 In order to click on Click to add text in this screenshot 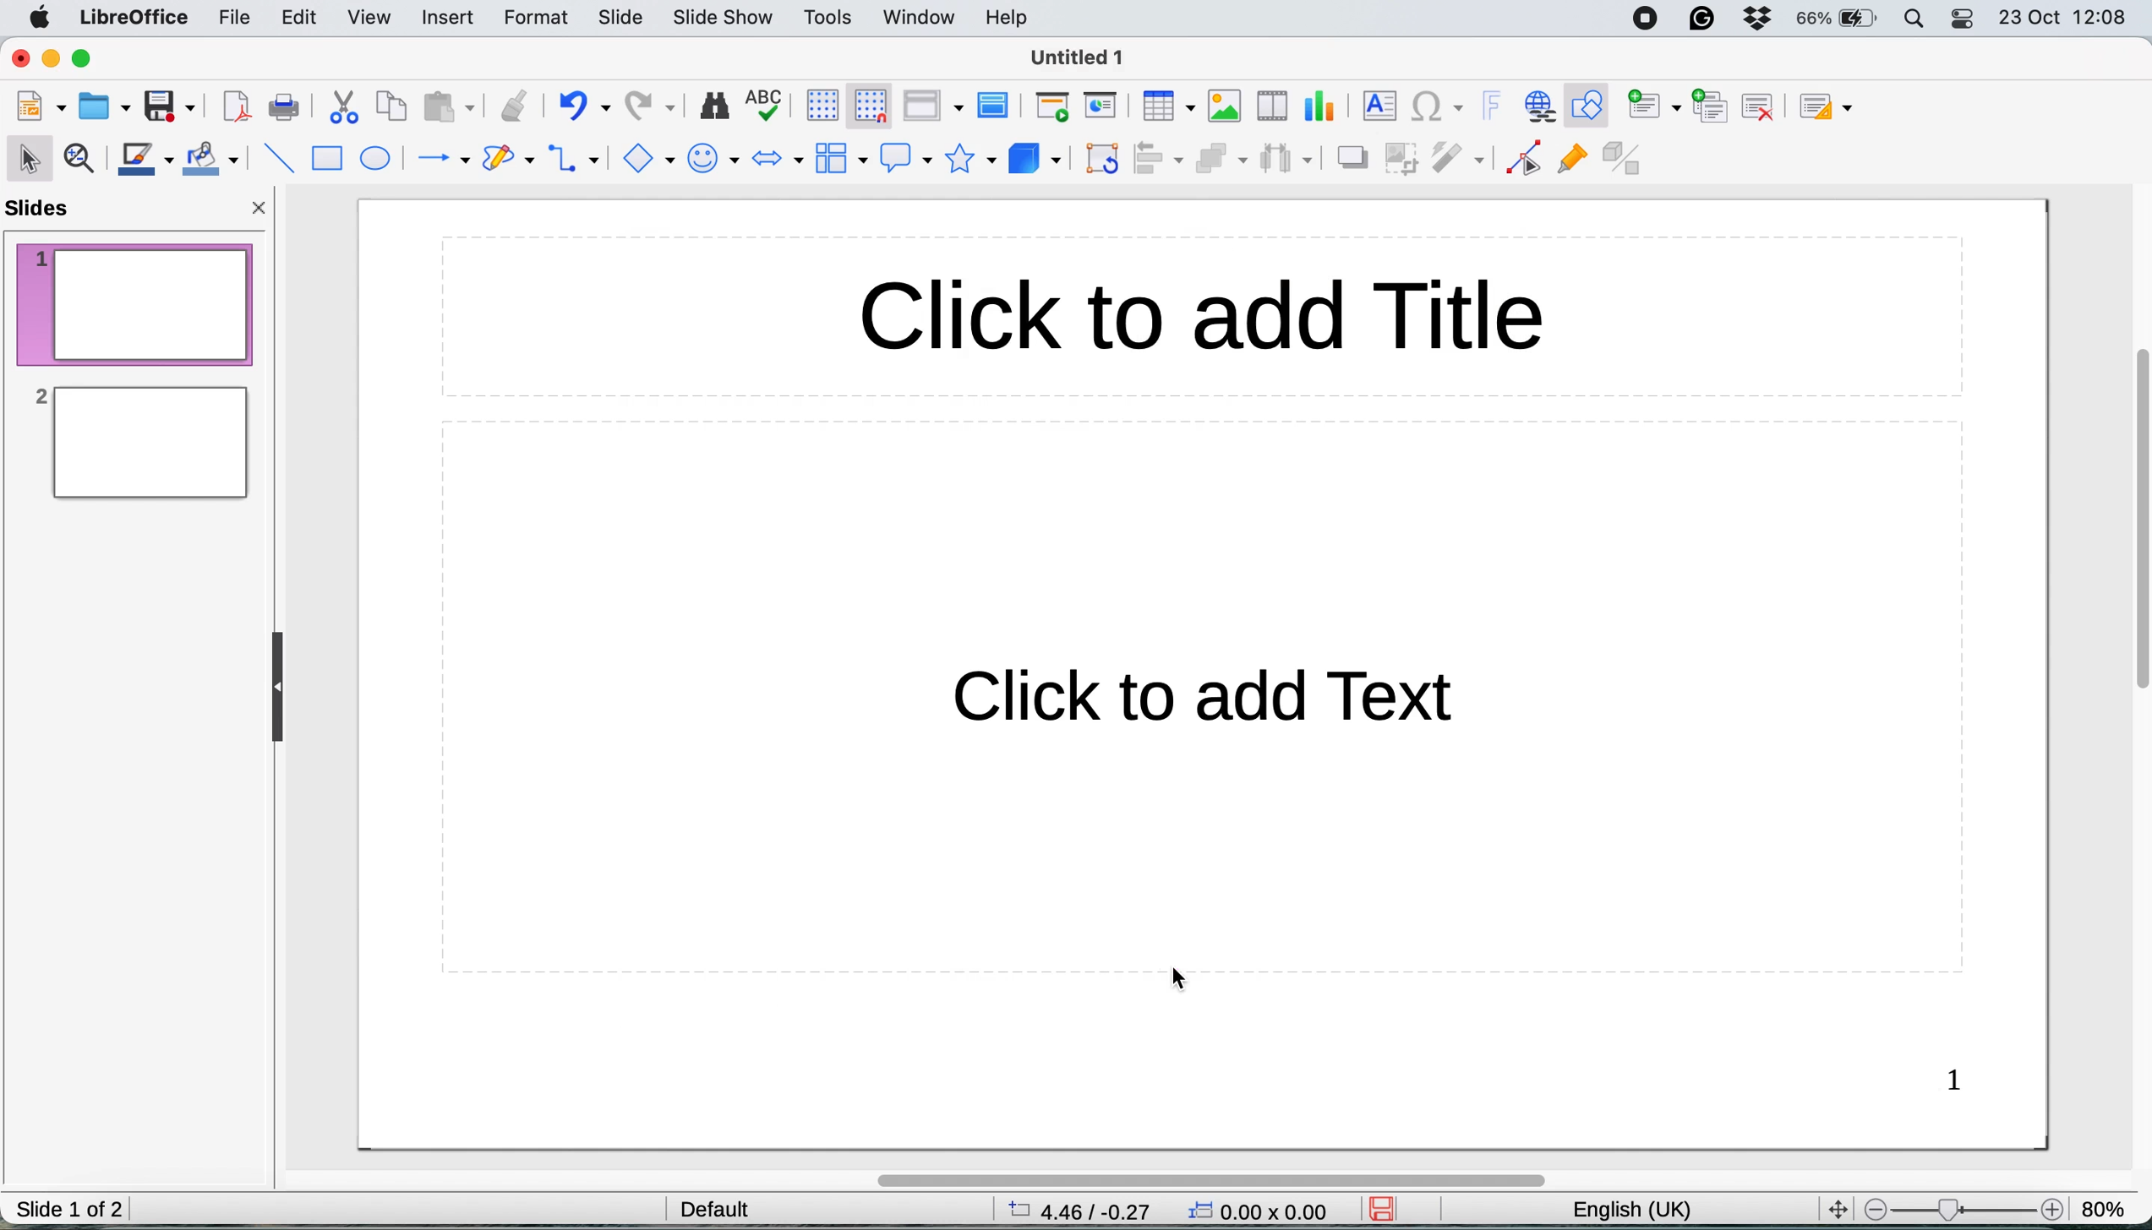, I will do `click(1182, 710)`.